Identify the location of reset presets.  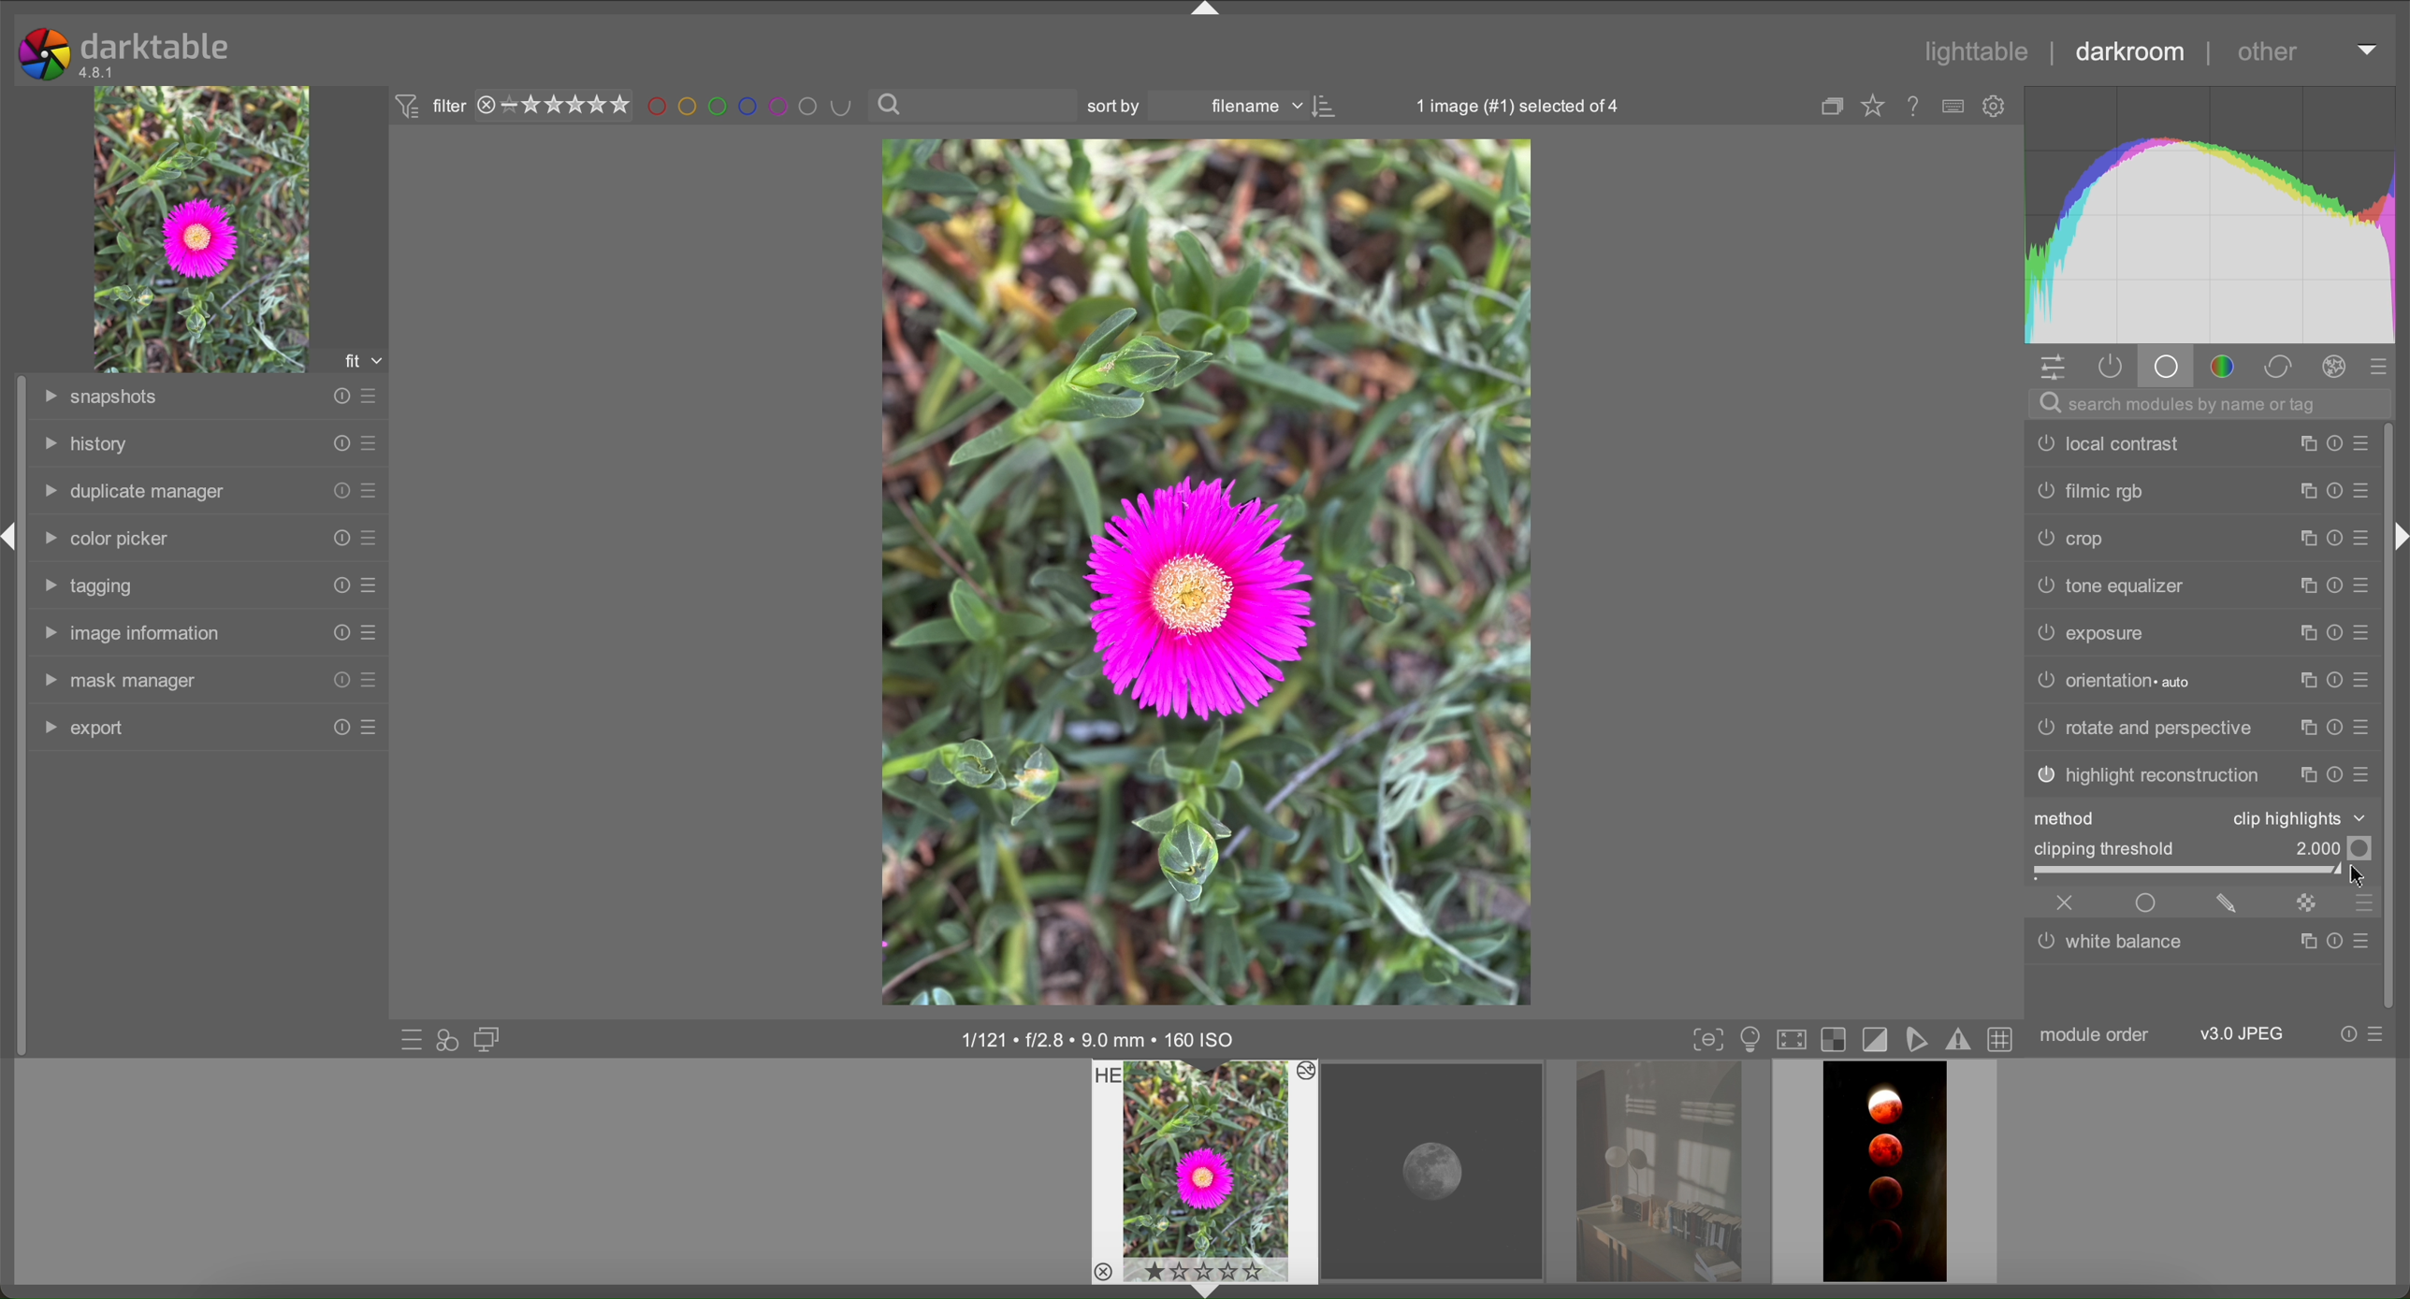
(337, 681).